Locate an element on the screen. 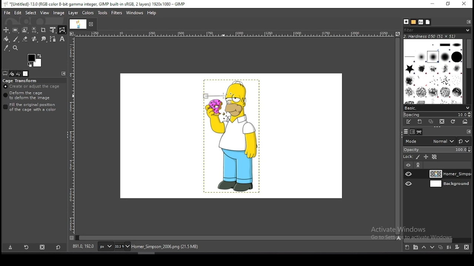 The width and height of the screenshot is (474, 266). fonts is located at coordinates (420, 22).